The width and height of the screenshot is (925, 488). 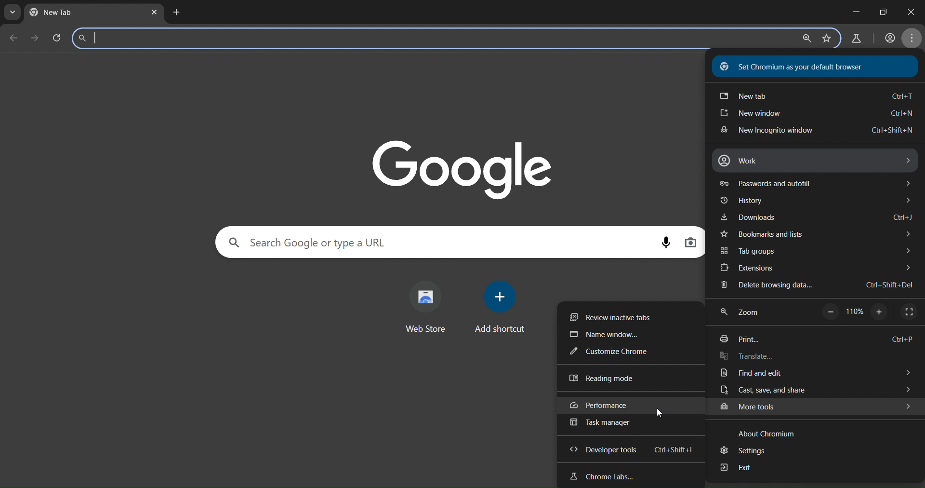 I want to click on zoom out, so click(x=830, y=312).